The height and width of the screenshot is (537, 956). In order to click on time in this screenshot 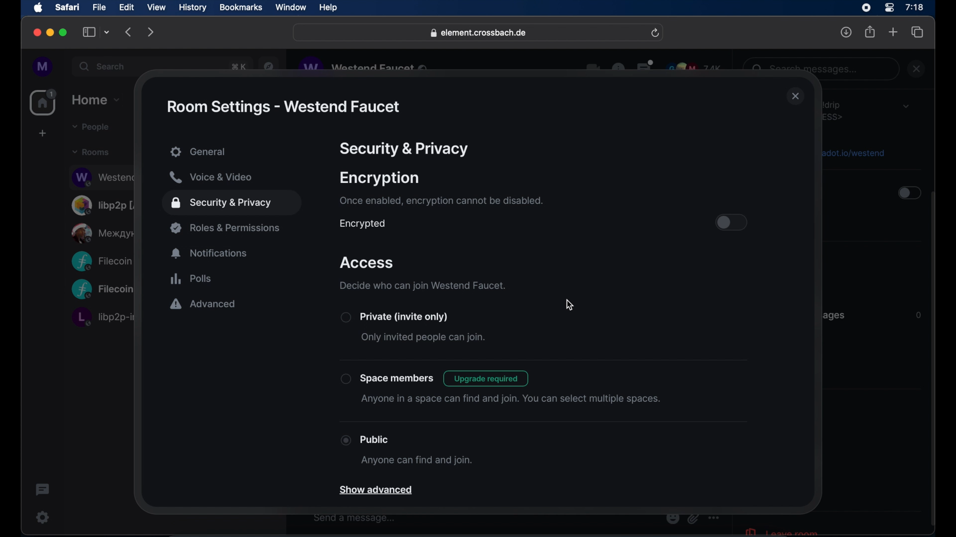, I will do `click(914, 7)`.